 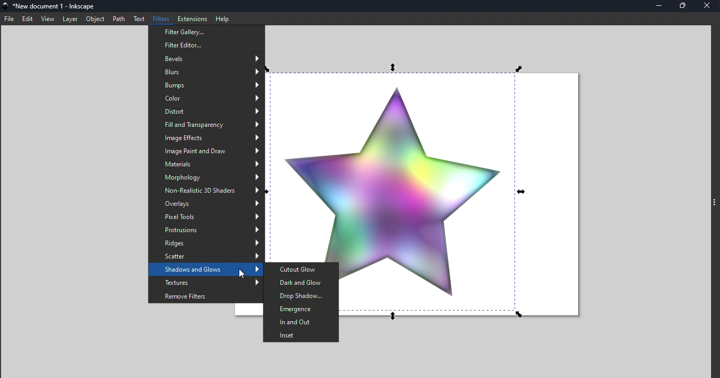 I want to click on Image effects, so click(x=207, y=138).